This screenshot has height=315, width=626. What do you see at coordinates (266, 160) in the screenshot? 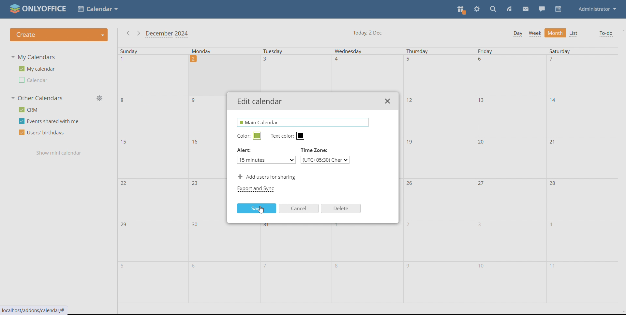
I see `set alert` at bounding box center [266, 160].